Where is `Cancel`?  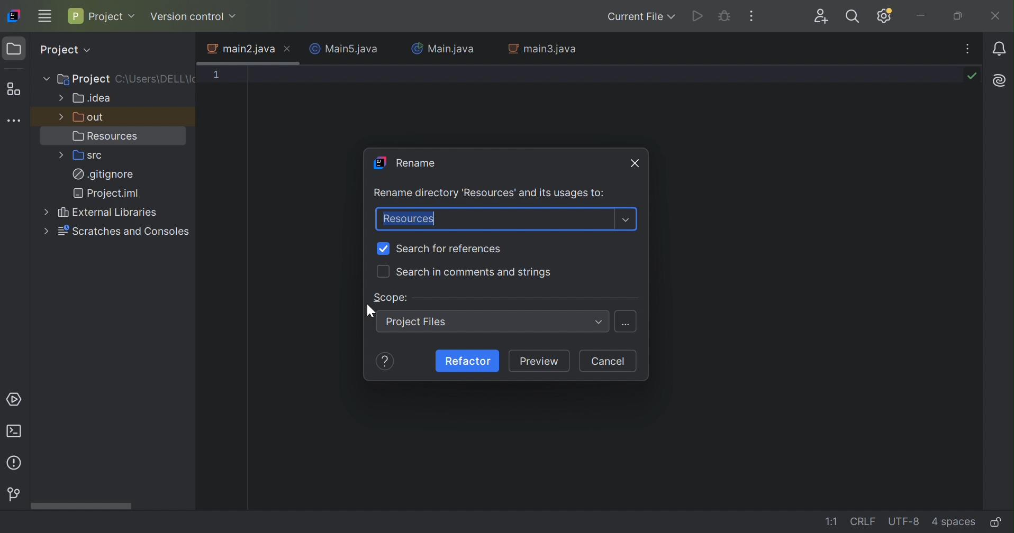
Cancel is located at coordinates (606, 362).